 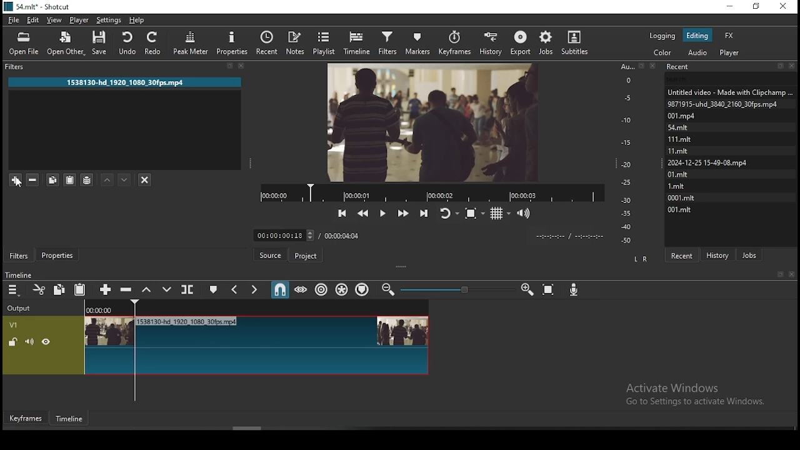 What do you see at coordinates (154, 44) in the screenshot?
I see `redo` at bounding box center [154, 44].